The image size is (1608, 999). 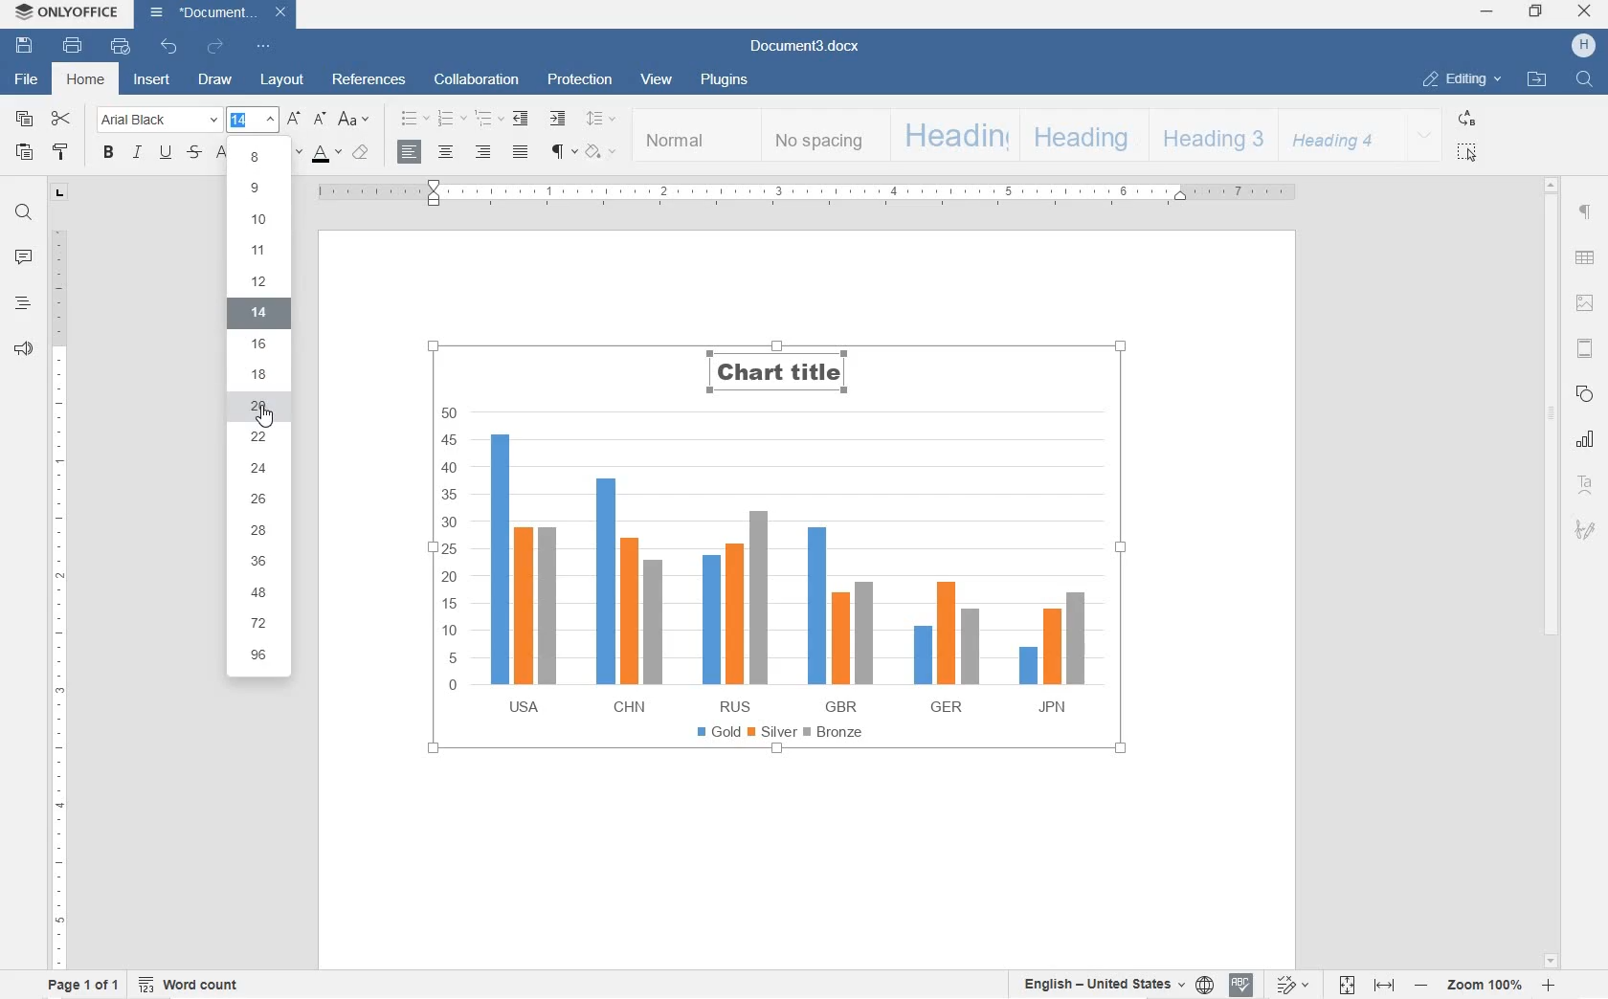 What do you see at coordinates (24, 152) in the screenshot?
I see `PASTE` at bounding box center [24, 152].